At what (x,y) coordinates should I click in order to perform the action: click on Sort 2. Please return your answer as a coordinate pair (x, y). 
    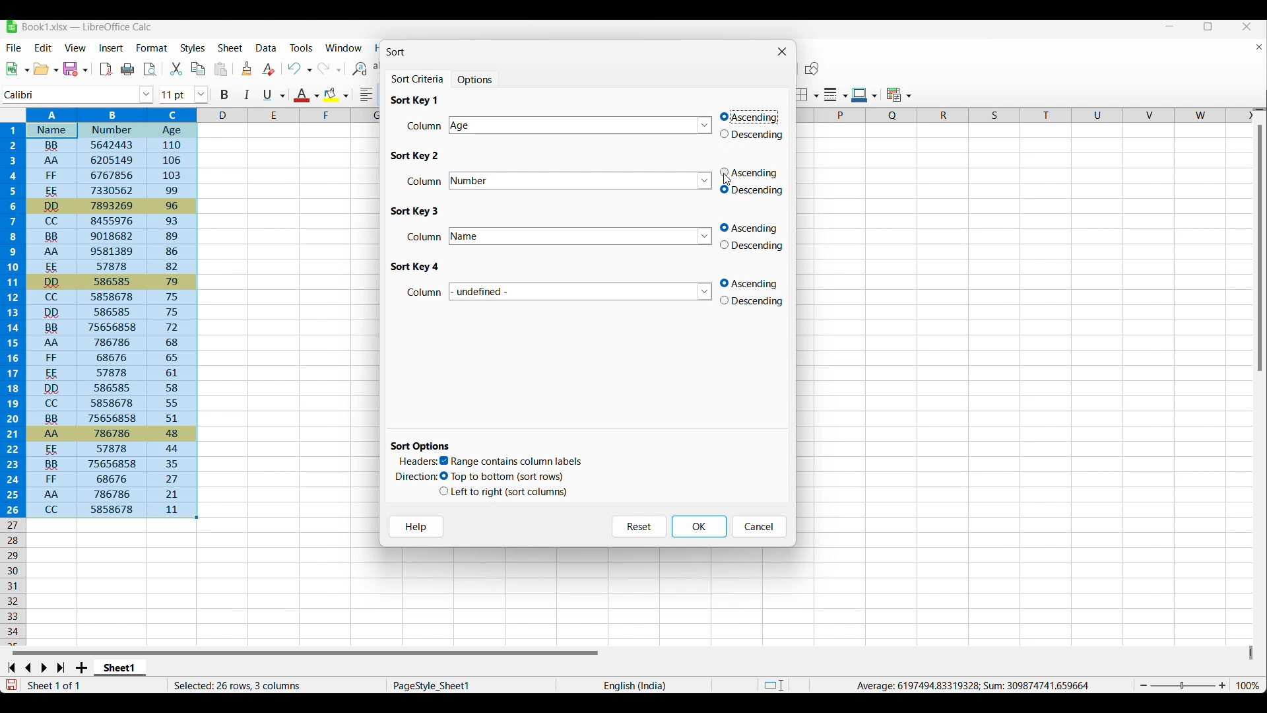
    Looking at the image, I should click on (417, 156).